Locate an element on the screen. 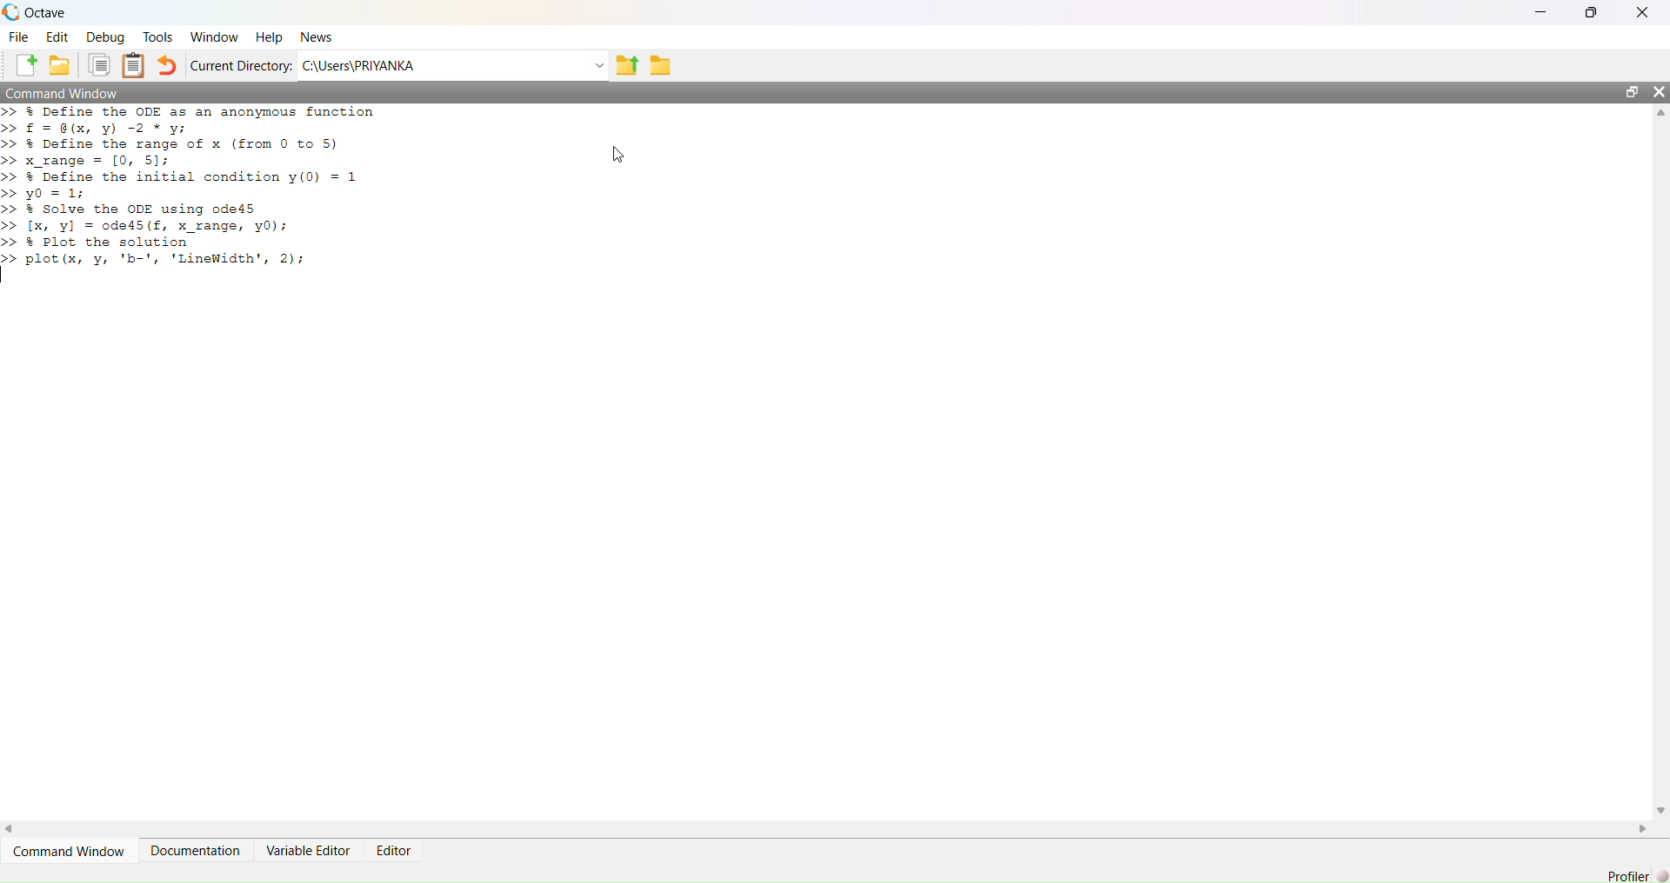  close is located at coordinates (1643, 11).